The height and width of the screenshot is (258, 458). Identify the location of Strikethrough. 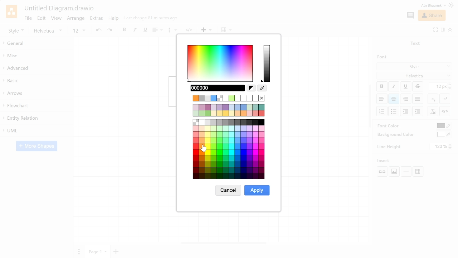
(418, 86).